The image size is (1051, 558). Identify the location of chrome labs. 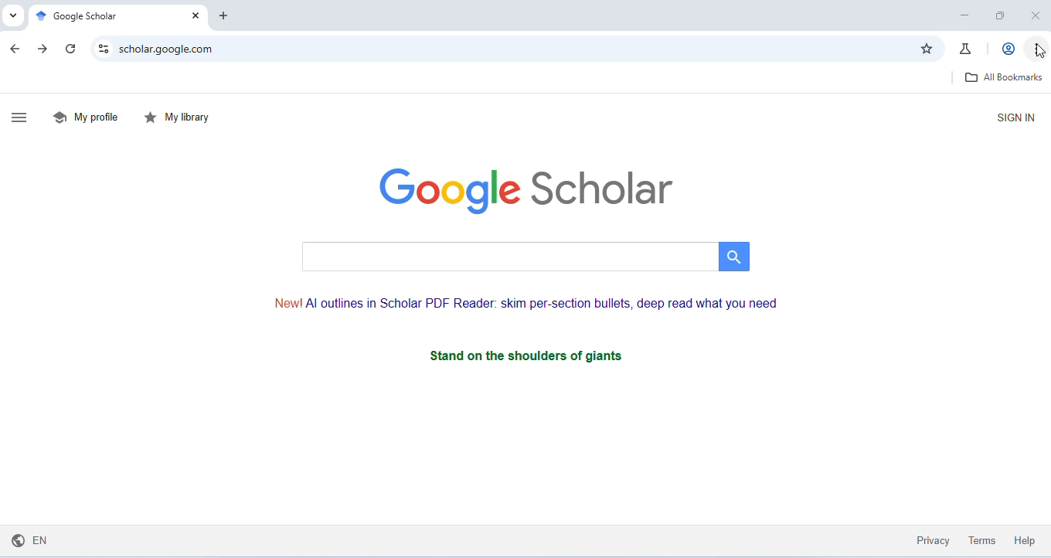
(968, 49).